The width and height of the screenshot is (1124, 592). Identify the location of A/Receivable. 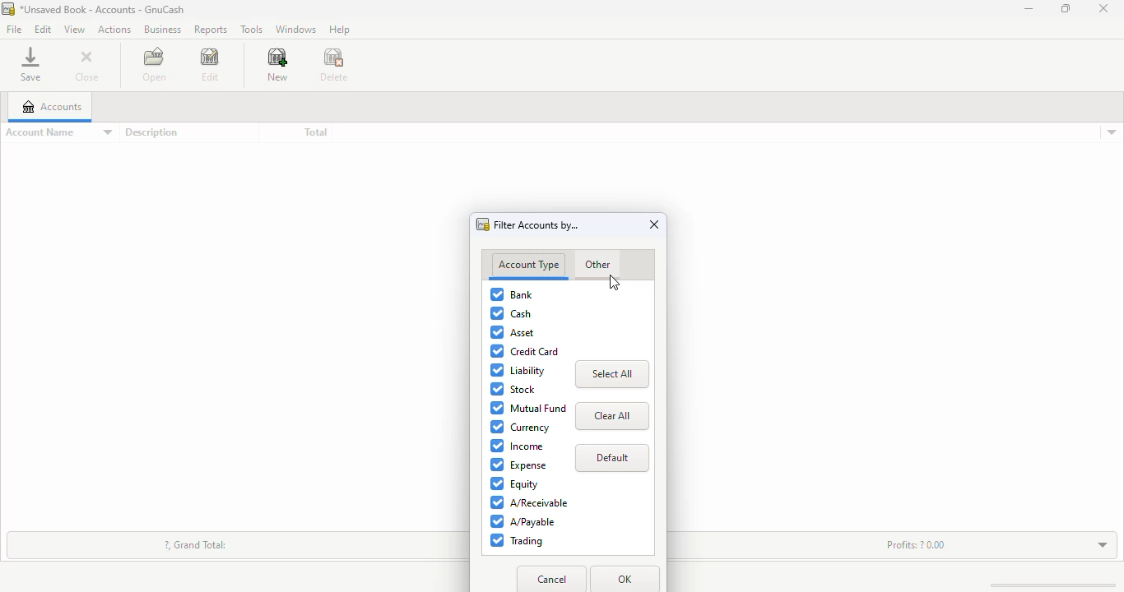
(530, 502).